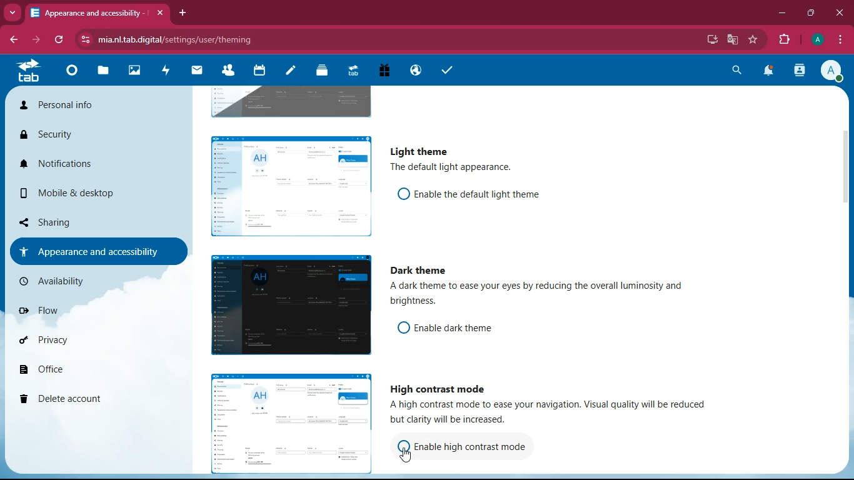 The image size is (854, 480). What do you see at coordinates (738, 71) in the screenshot?
I see `search` at bounding box center [738, 71].